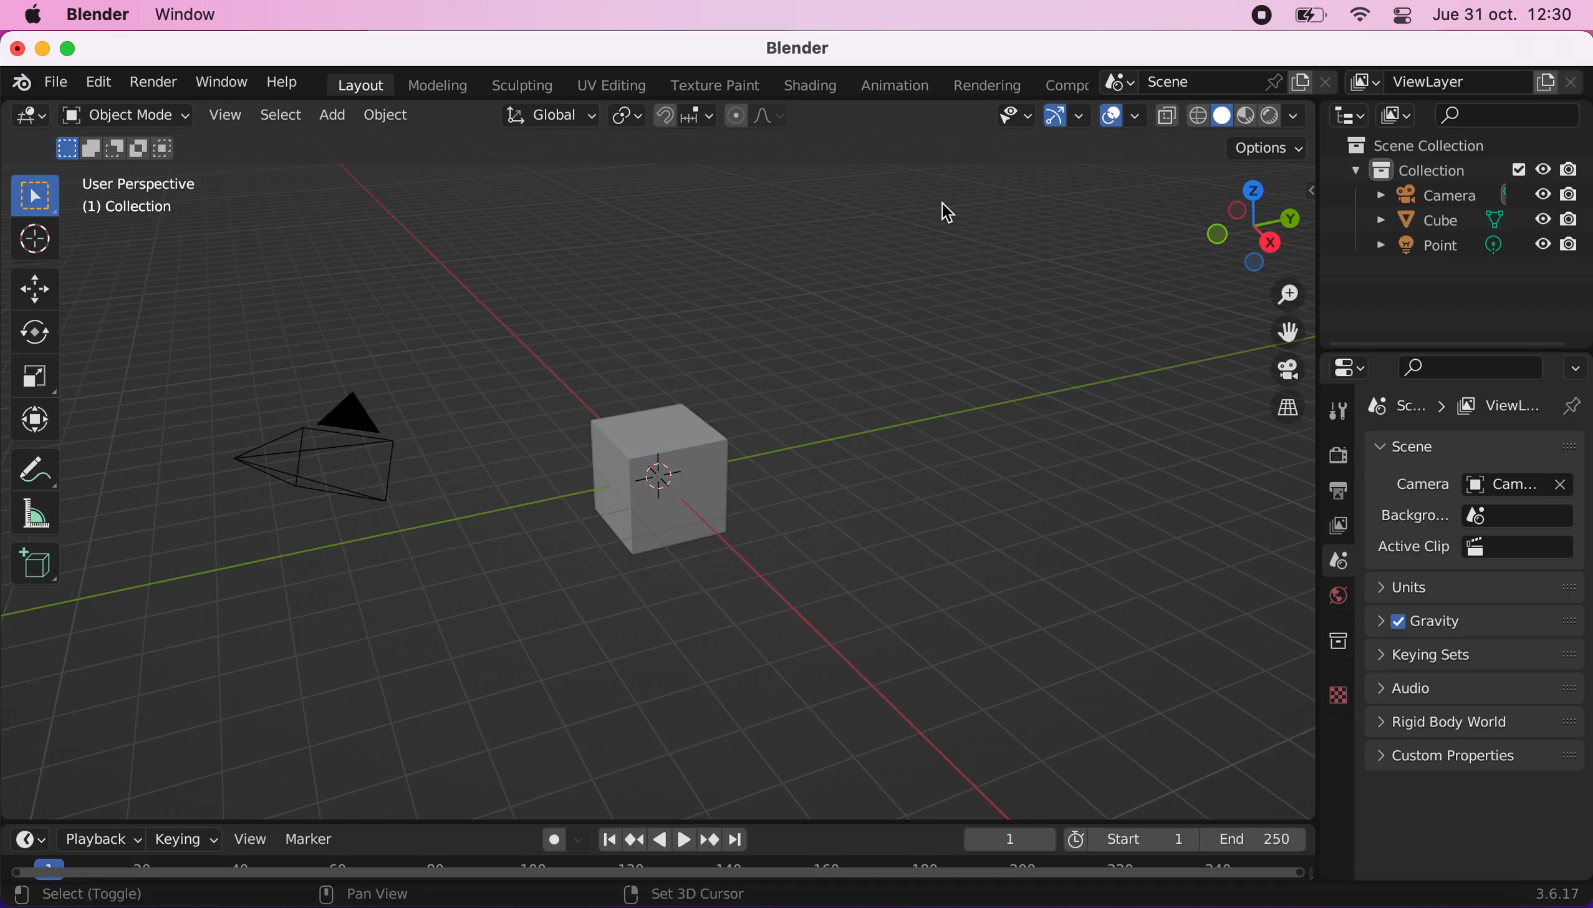  I want to click on blender logo, so click(20, 82).